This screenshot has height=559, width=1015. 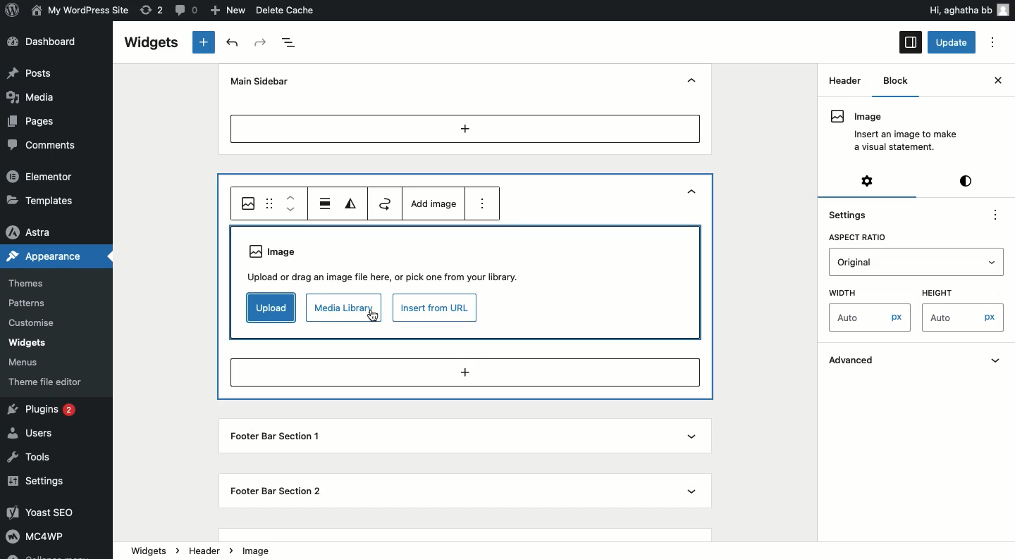 What do you see at coordinates (871, 318) in the screenshot?
I see `` at bounding box center [871, 318].